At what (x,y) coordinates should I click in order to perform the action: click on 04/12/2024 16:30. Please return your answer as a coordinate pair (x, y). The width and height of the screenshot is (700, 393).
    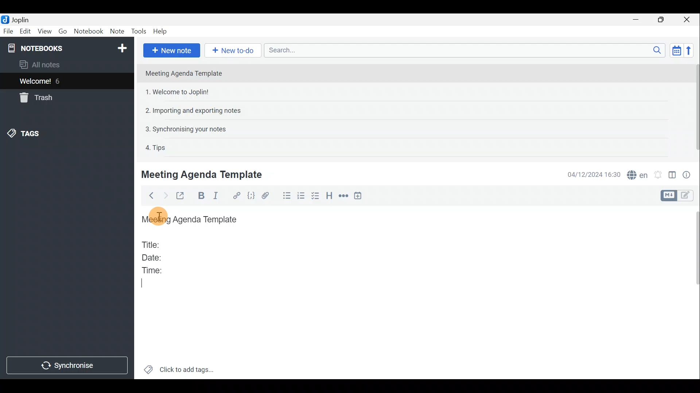
    Looking at the image, I should click on (590, 174).